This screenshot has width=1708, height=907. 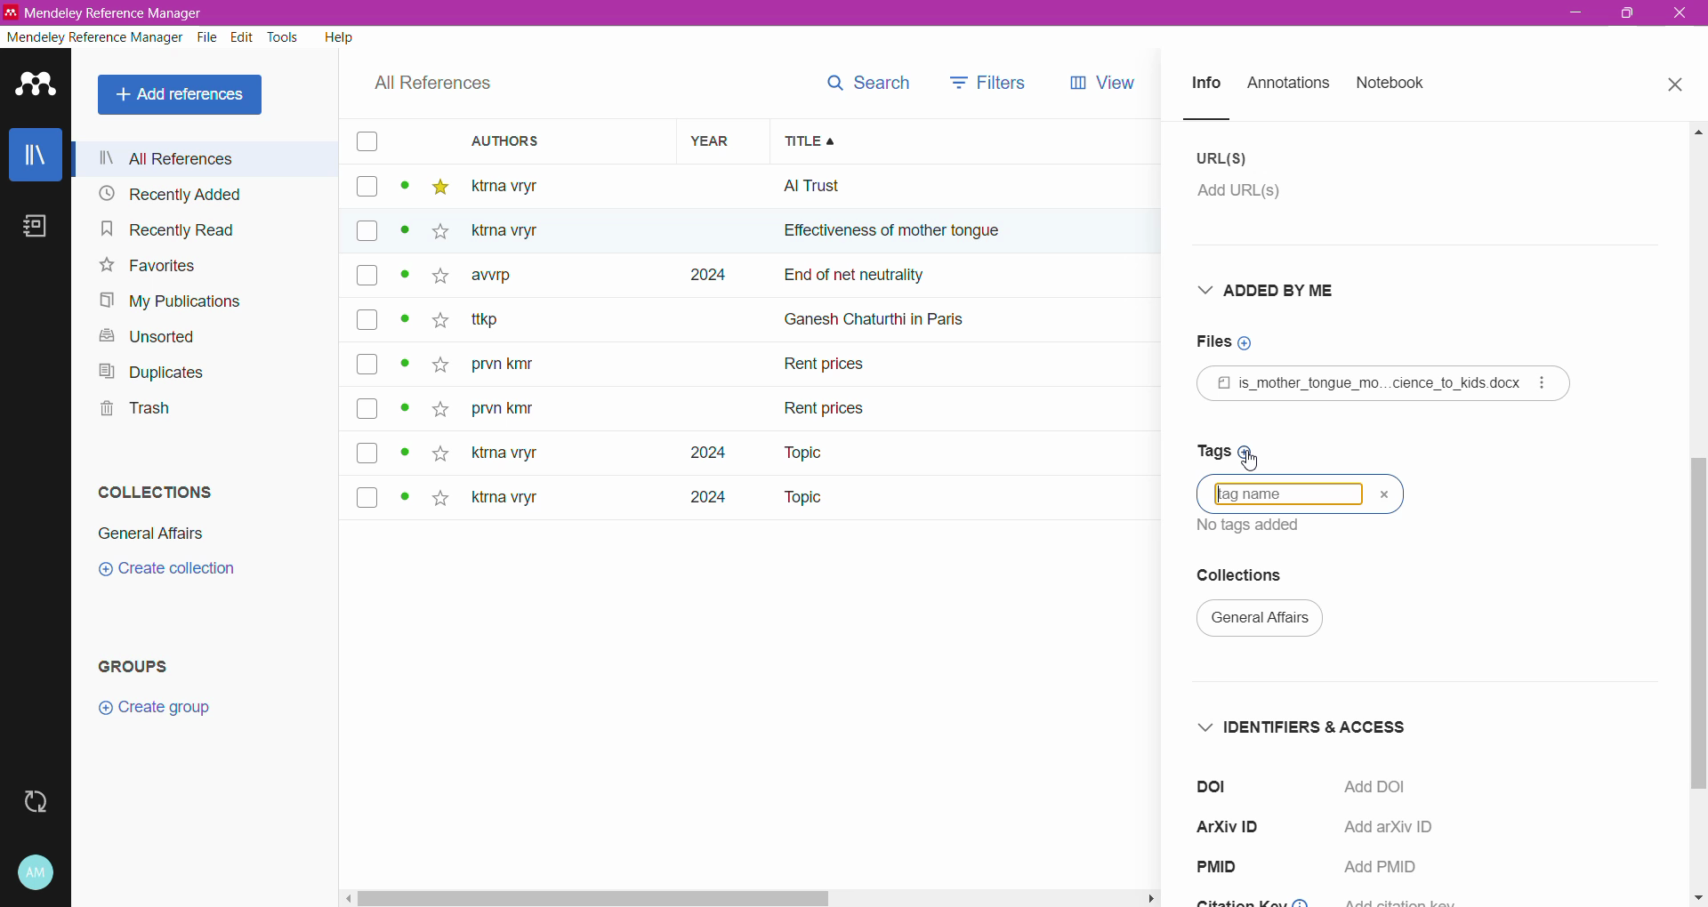 I want to click on dot , so click(x=405, y=280).